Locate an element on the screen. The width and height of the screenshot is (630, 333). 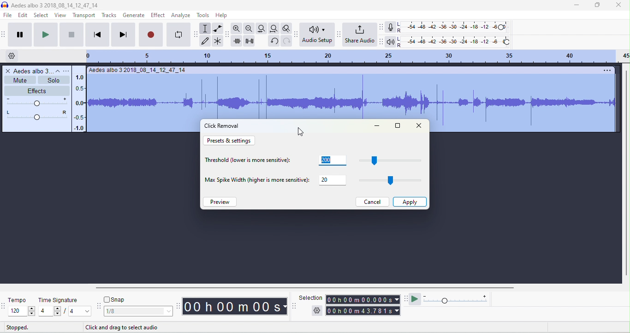
total time is located at coordinates (362, 311).